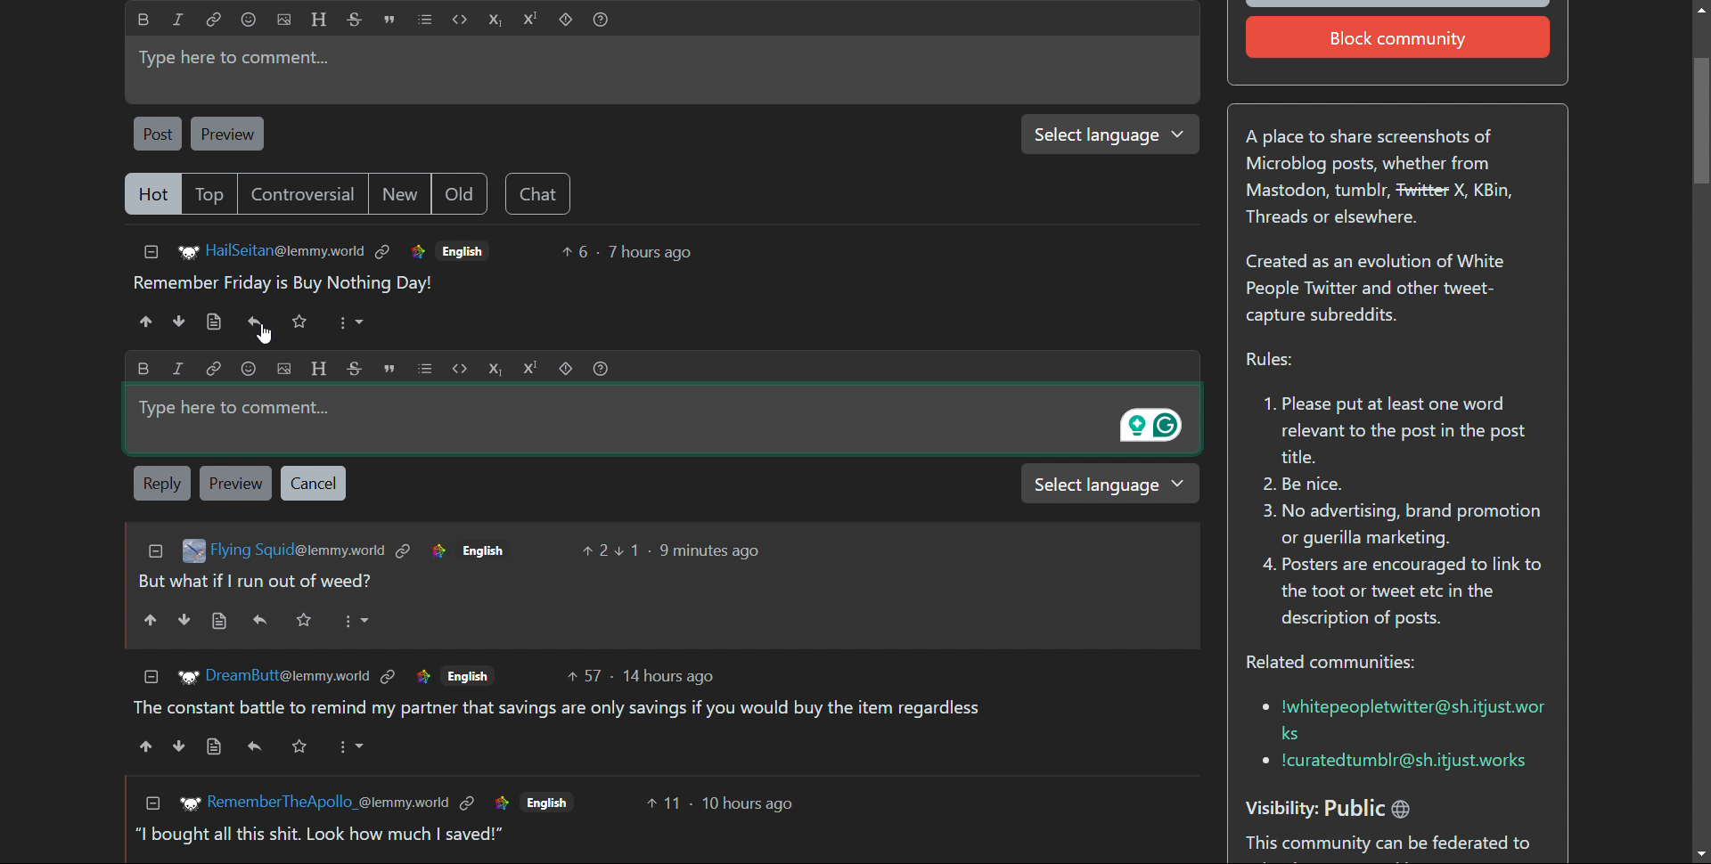 The height and width of the screenshot is (864, 1711). Describe the element at coordinates (284, 20) in the screenshot. I see `upload image` at that location.